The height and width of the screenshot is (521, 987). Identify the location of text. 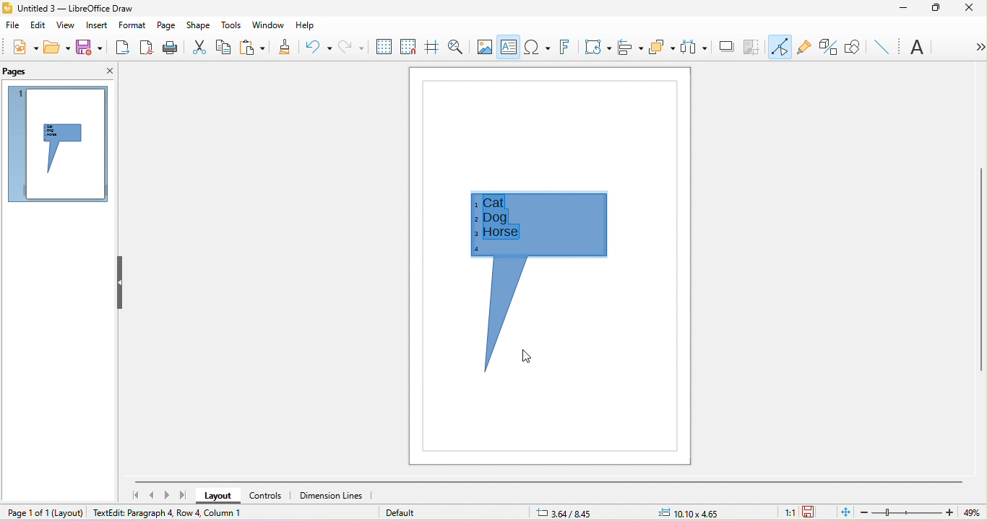
(919, 48).